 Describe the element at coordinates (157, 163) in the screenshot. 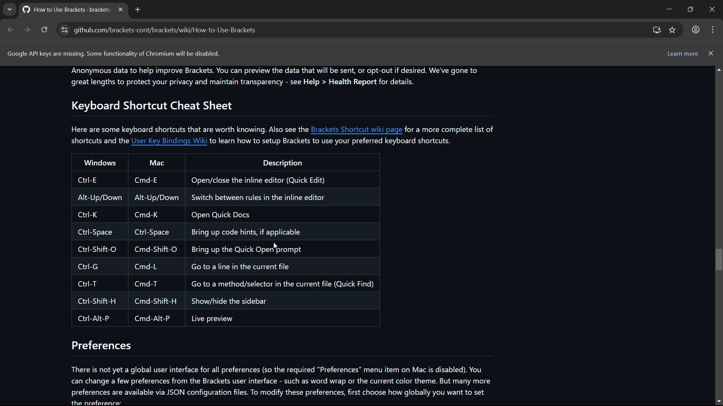

I see `mac` at that location.